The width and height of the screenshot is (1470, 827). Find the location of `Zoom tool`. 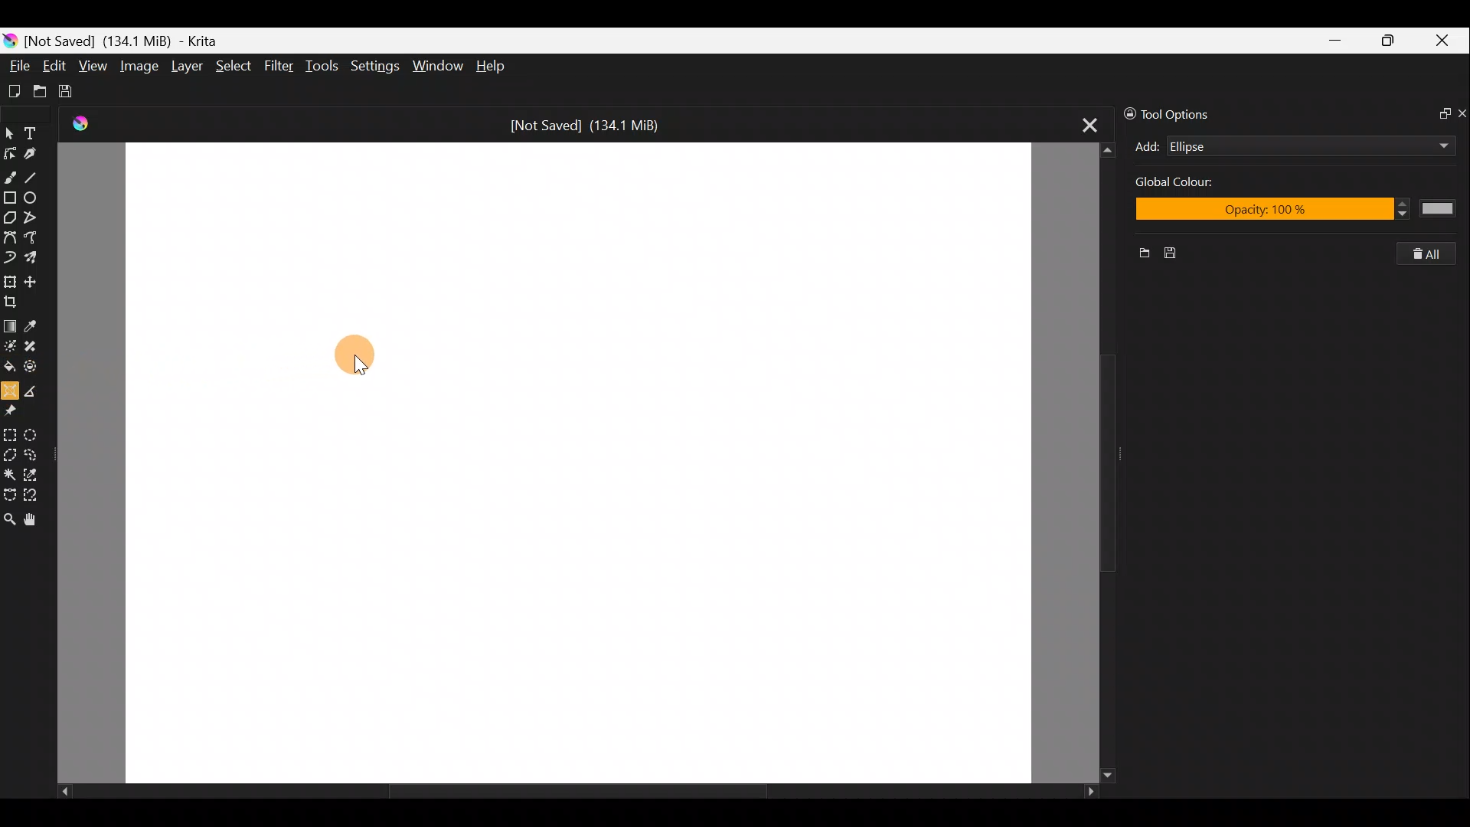

Zoom tool is located at coordinates (9, 518).